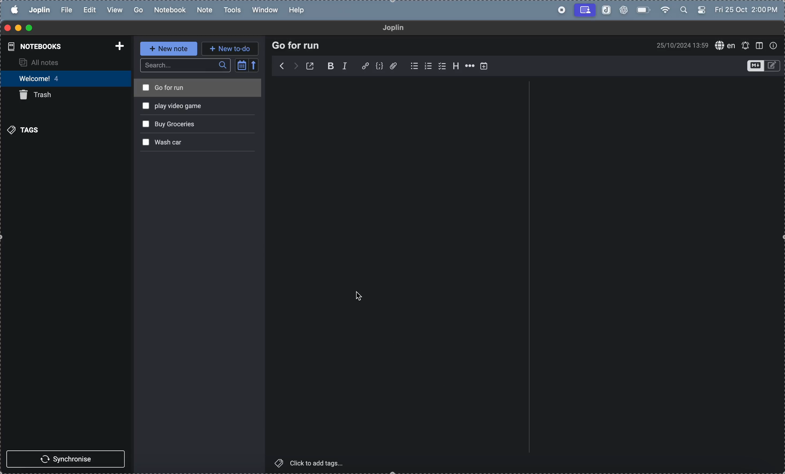  Describe the element at coordinates (726, 46) in the screenshot. I see `spell check` at that location.